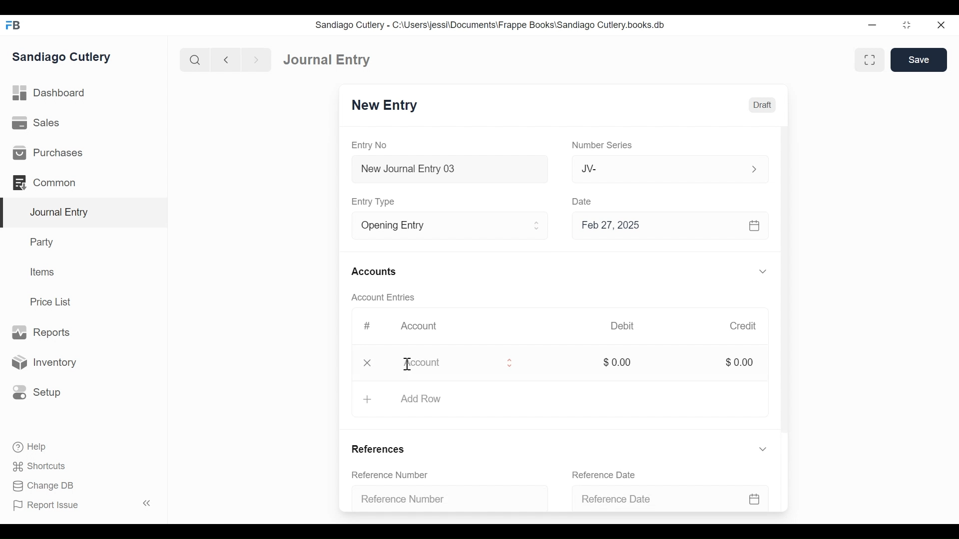 This screenshot has height=539, width=959. What do you see at coordinates (414, 398) in the screenshot?
I see `+ Add Row` at bounding box center [414, 398].